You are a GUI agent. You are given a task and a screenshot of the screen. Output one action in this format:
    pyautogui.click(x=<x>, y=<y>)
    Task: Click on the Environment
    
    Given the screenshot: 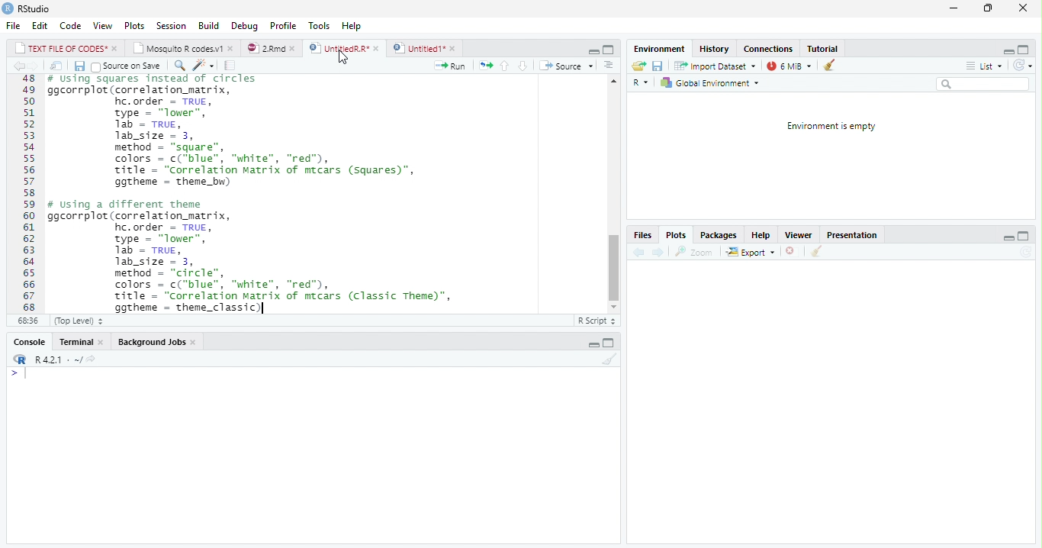 What is the action you would take?
    pyautogui.click(x=659, y=49)
    